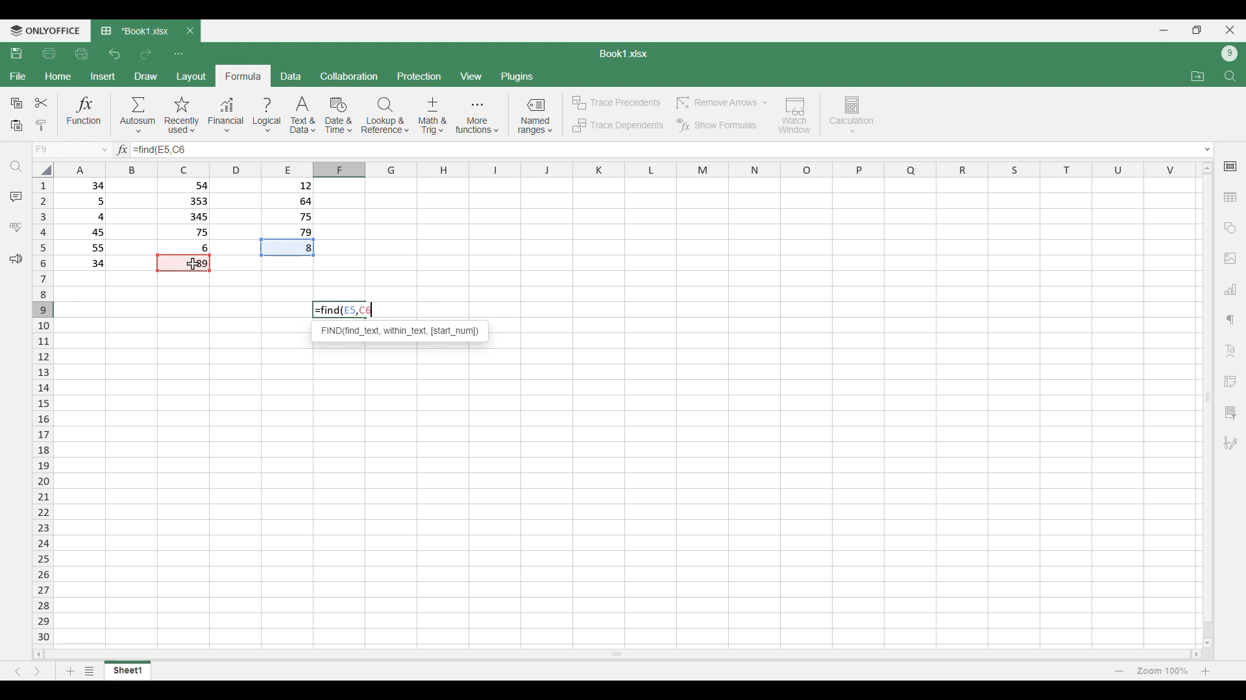 This screenshot has height=700, width=1246. I want to click on Insert pivot table, so click(1230, 382).